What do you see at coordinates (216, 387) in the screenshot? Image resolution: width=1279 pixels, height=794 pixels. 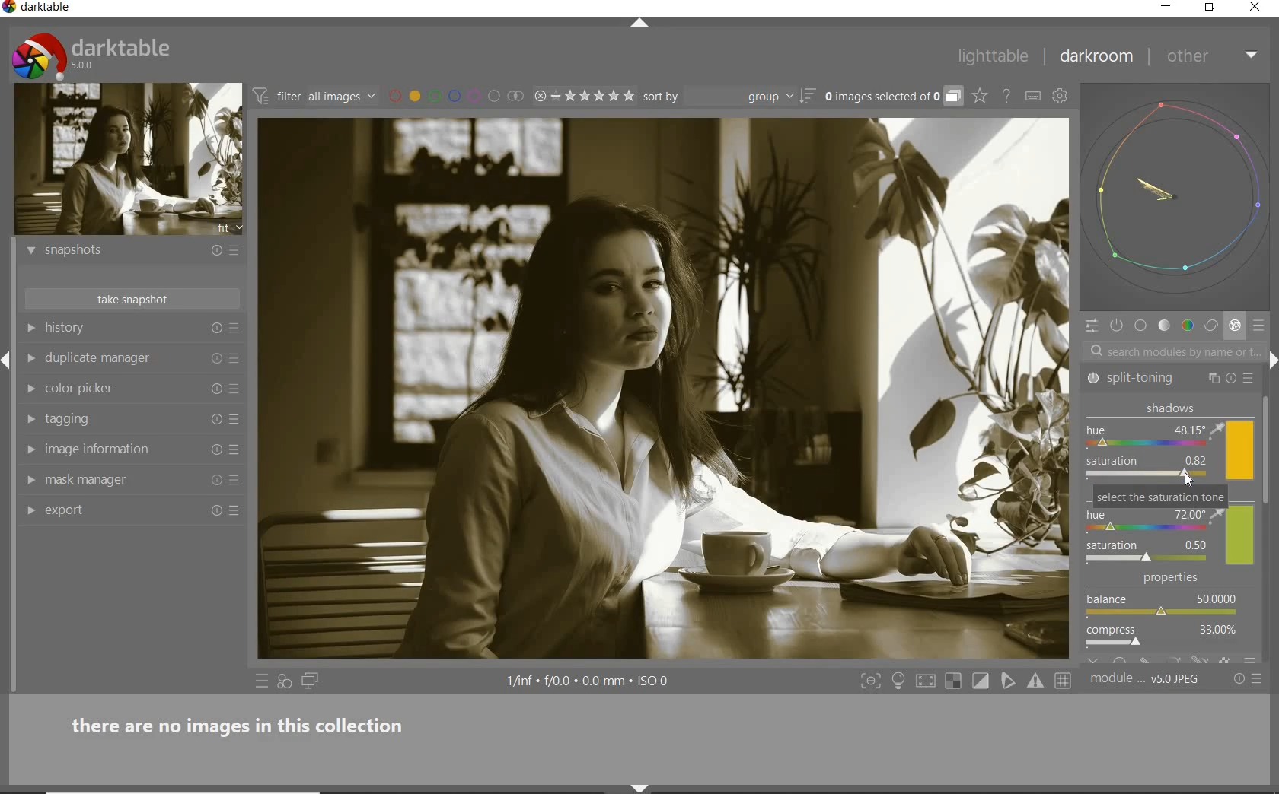 I see `reset` at bounding box center [216, 387].